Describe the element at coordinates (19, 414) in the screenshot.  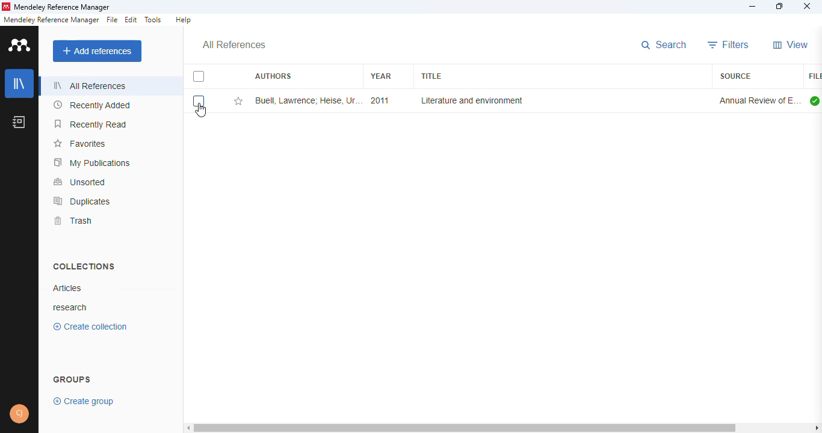
I see `profile` at that location.